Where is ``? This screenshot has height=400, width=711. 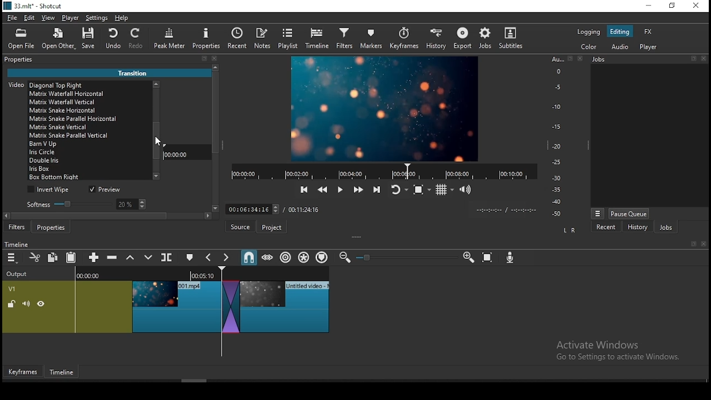
 is located at coordinates (378, 208).